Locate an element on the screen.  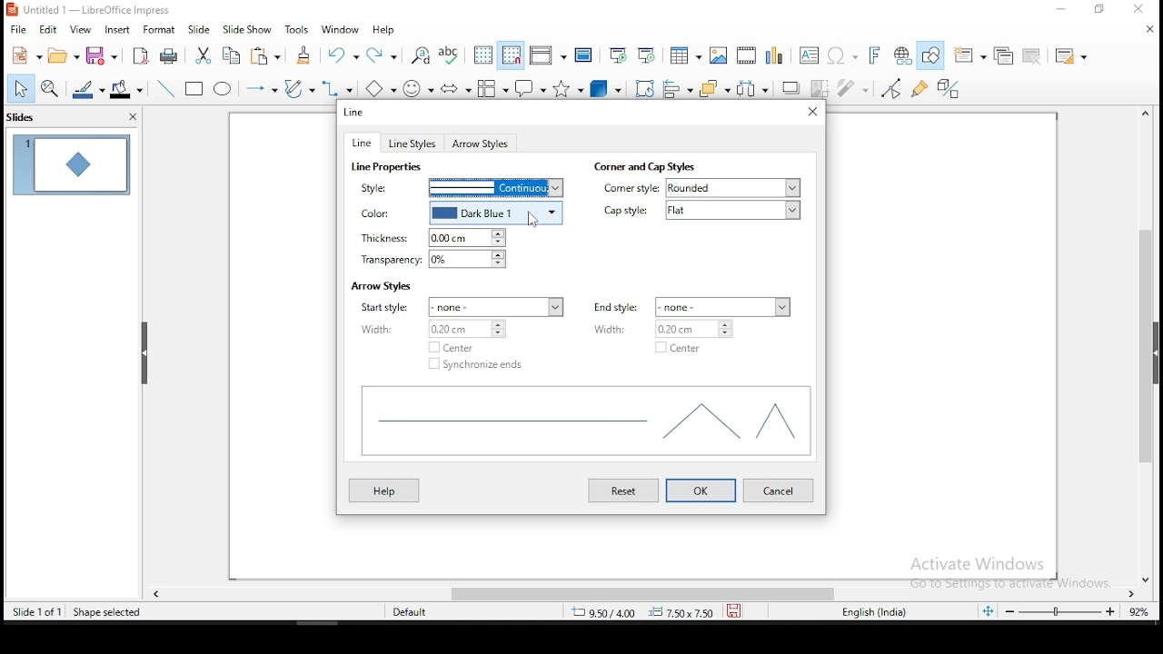
display grid is located at coordinates (483, 55).